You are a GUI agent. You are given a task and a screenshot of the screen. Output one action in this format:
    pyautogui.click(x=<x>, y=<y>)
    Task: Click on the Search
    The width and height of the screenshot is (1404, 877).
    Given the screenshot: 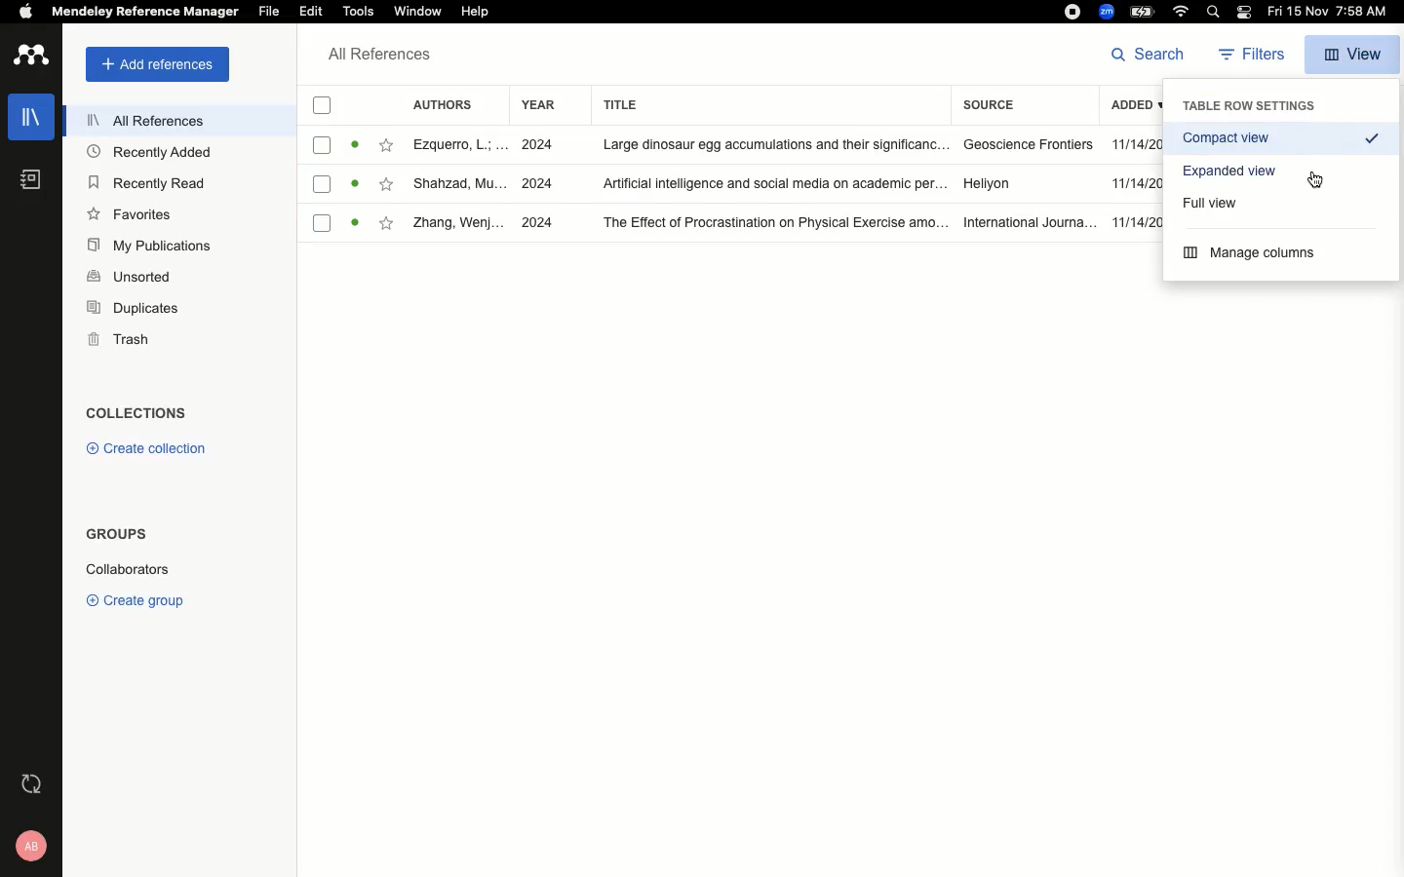 What is the action you would take?
    pyautogui.click(x=1210, y=12)
    